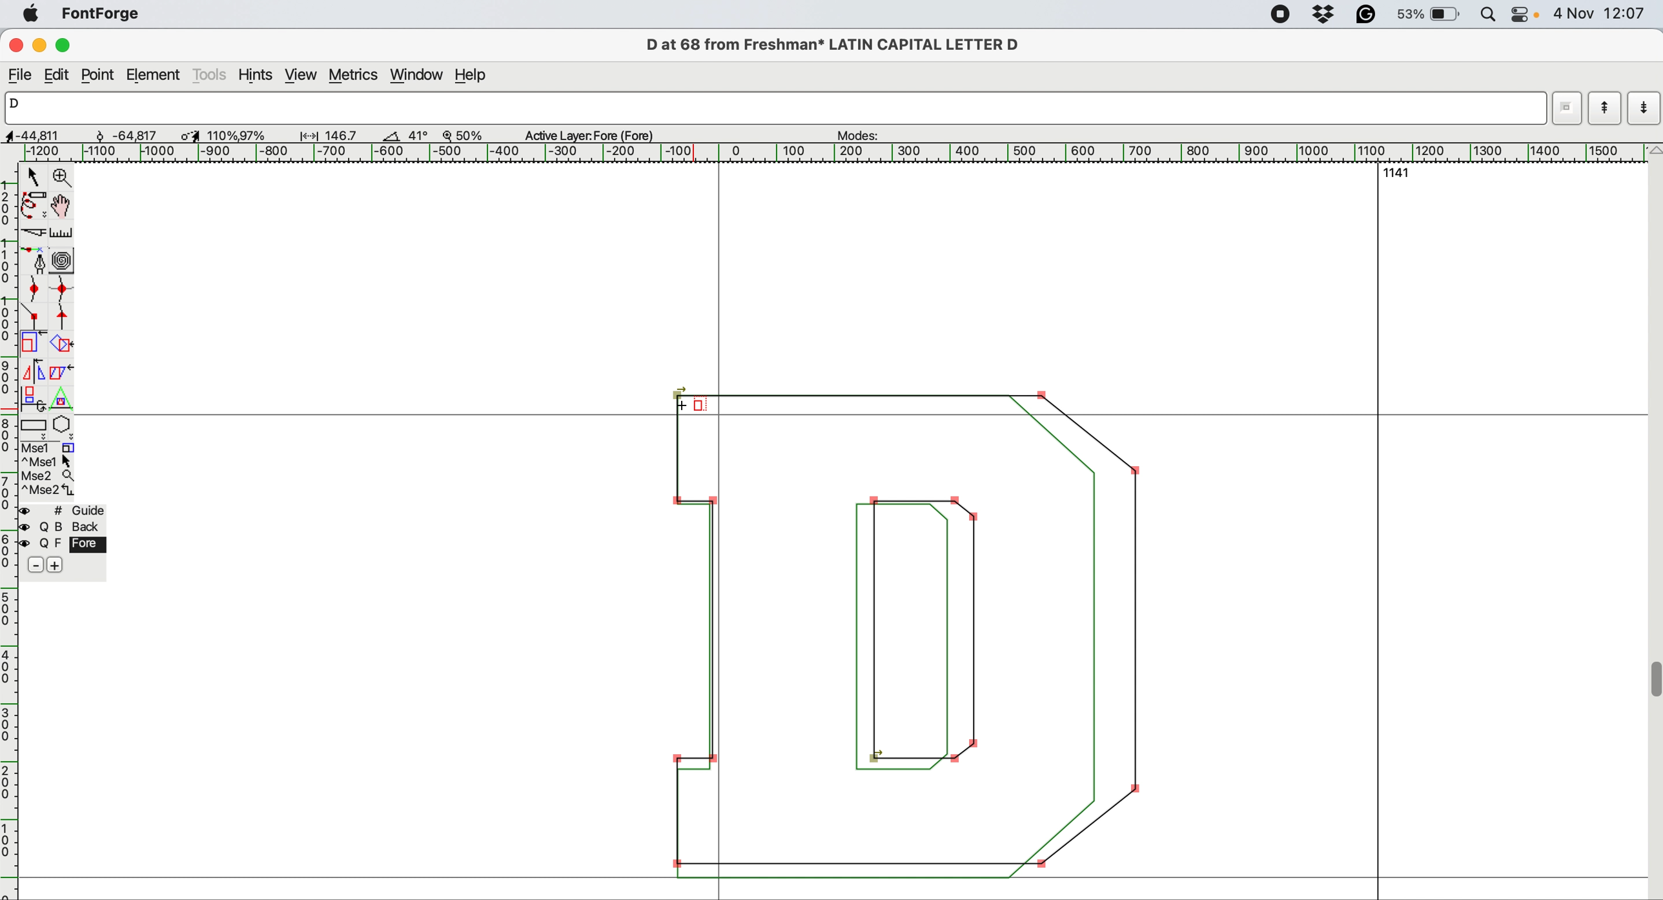  What do you see at coordinates (1564, 112) in the screenshot?
I see `current word list` at bounding box center [1564, 112].